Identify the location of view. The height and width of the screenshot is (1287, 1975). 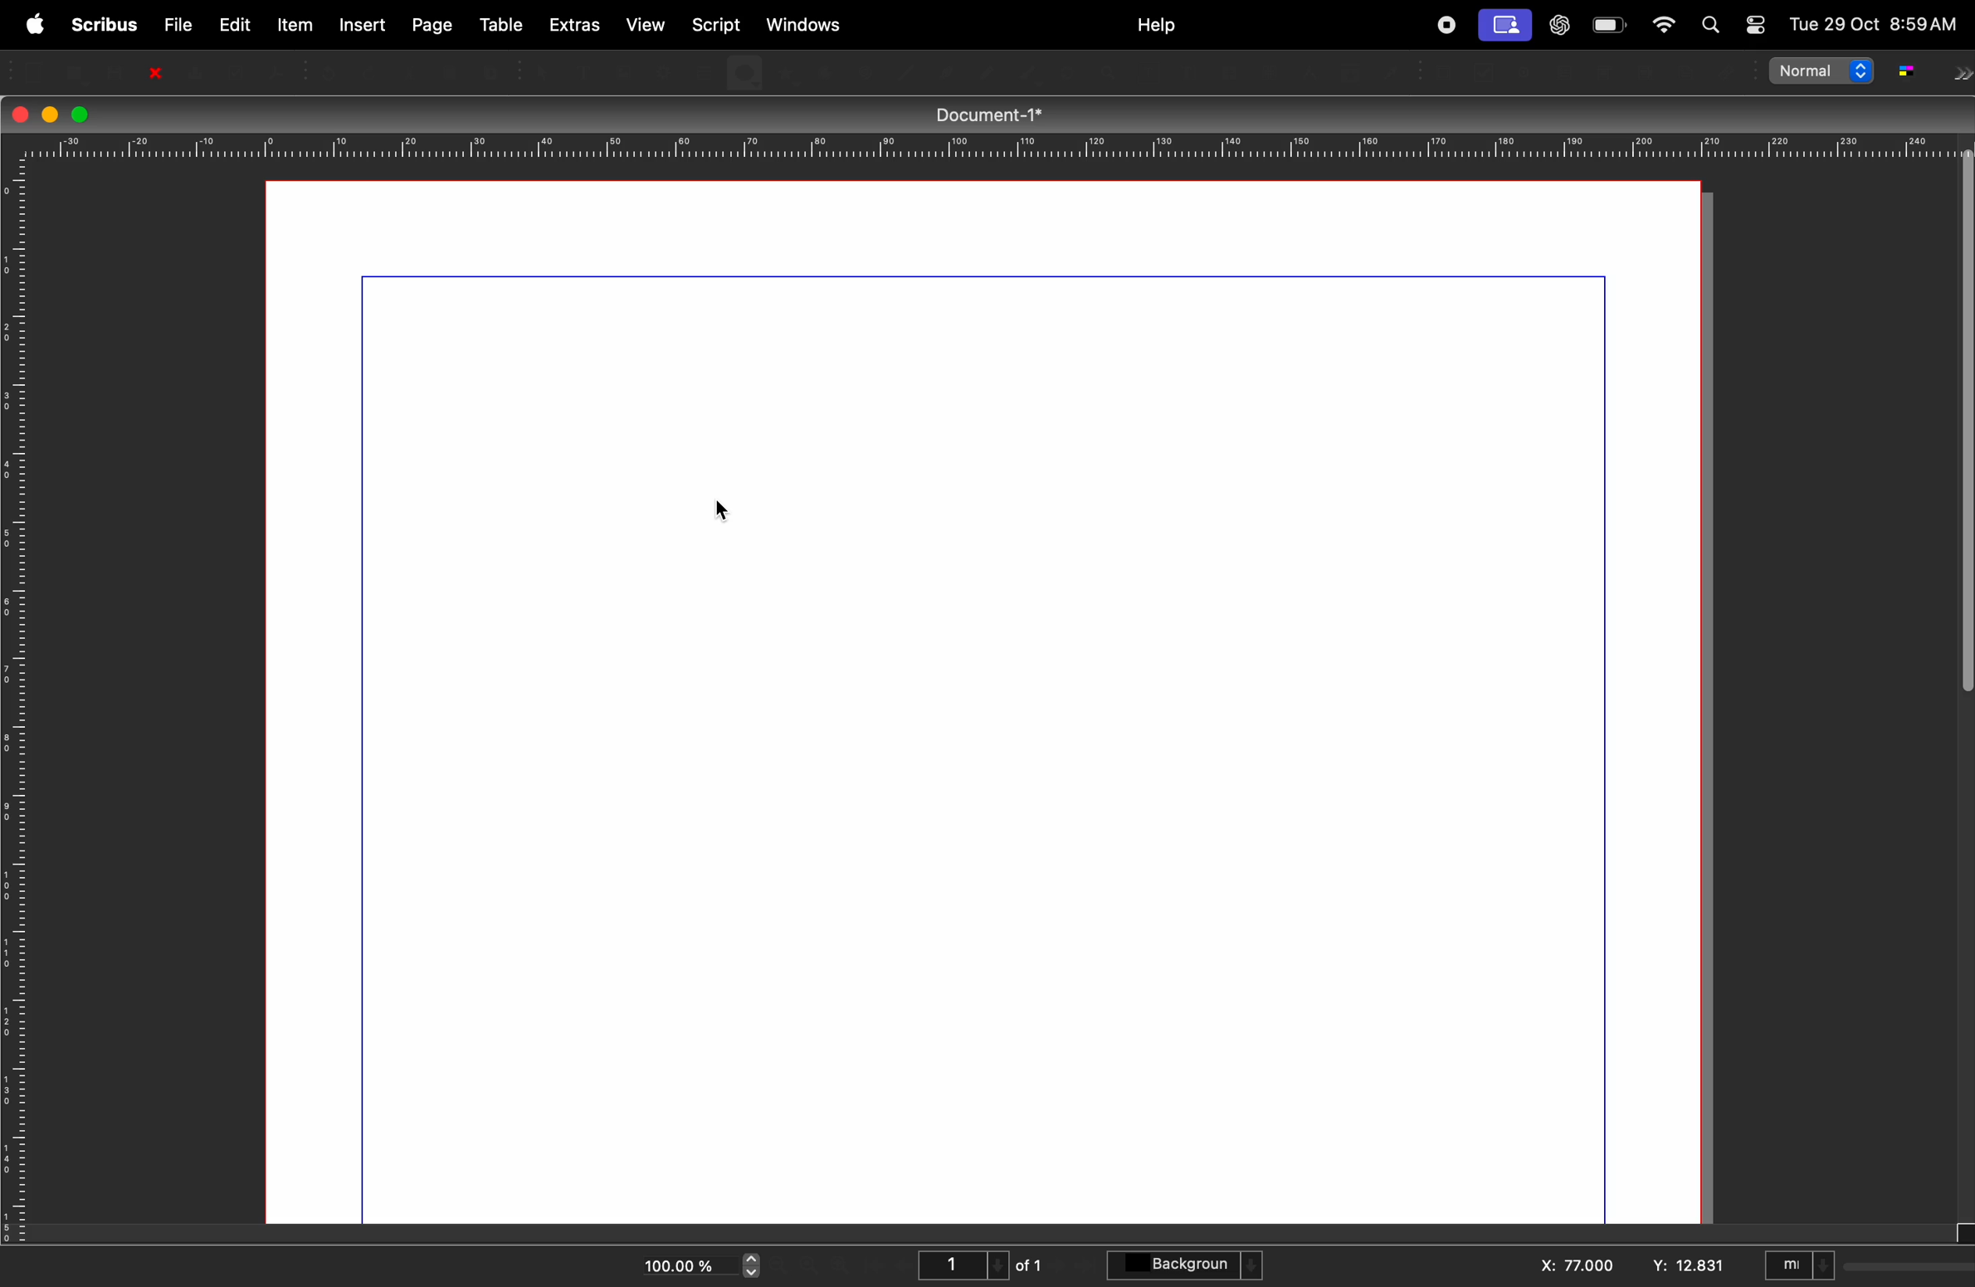
(650, 27).